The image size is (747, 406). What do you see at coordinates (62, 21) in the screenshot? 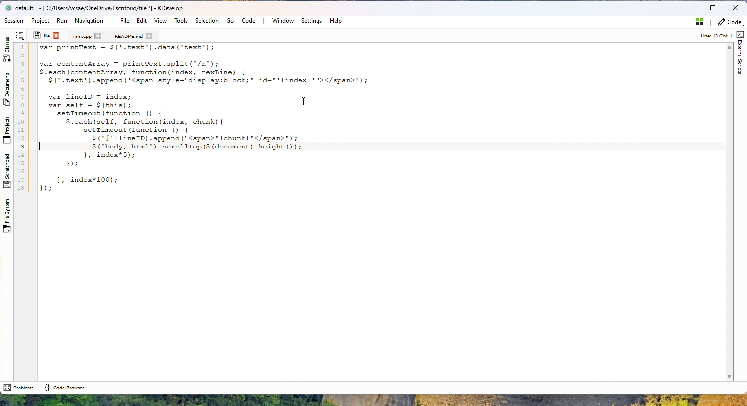
I see `Run` at bounding box center [62, 21].